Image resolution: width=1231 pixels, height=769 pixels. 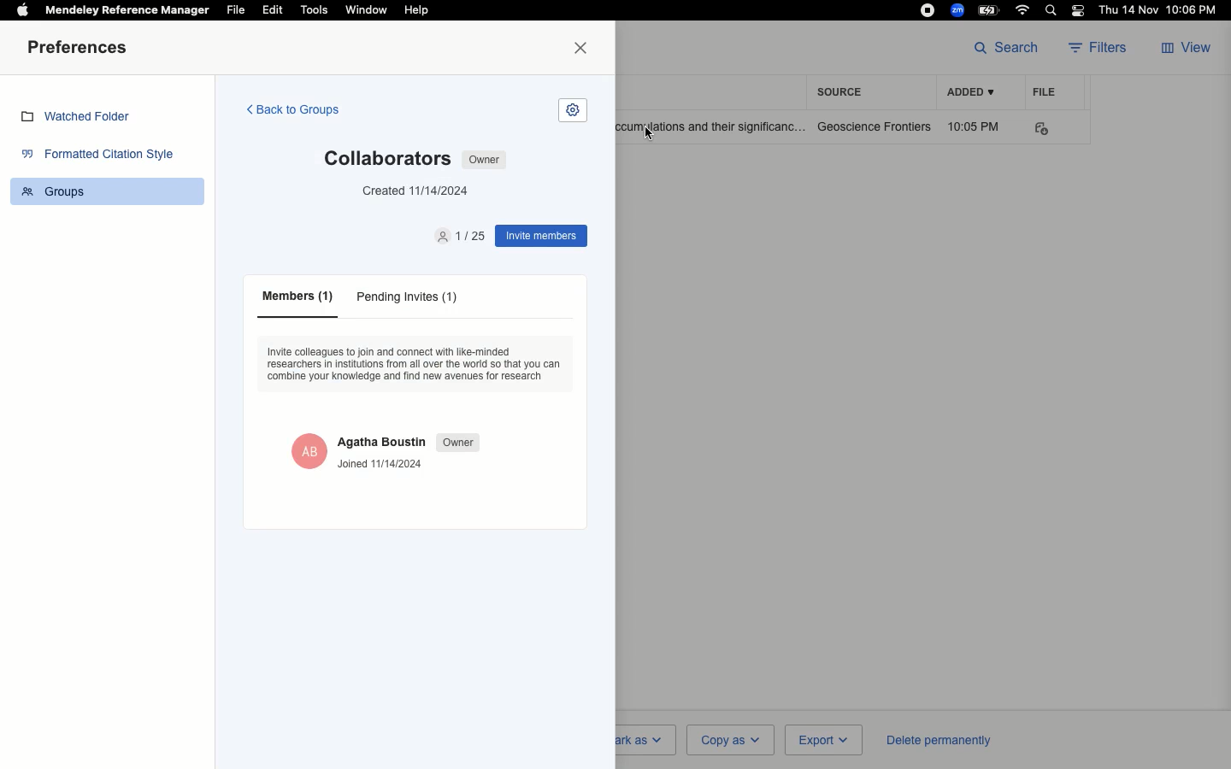 I want to click on Date/time, so click(x=1162, y=10).